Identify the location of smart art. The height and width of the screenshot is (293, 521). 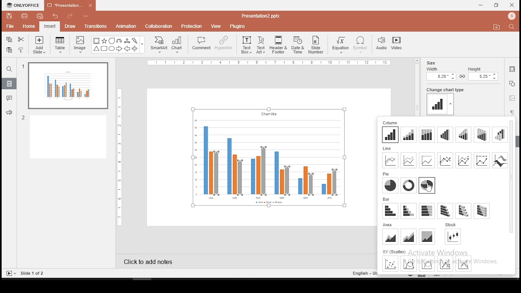
(160, 45).